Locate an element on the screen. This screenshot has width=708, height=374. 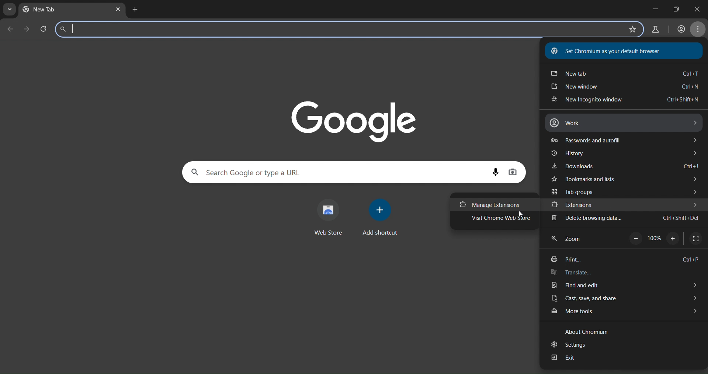
bookmarks and tabs is located at coordinates (627, 180).